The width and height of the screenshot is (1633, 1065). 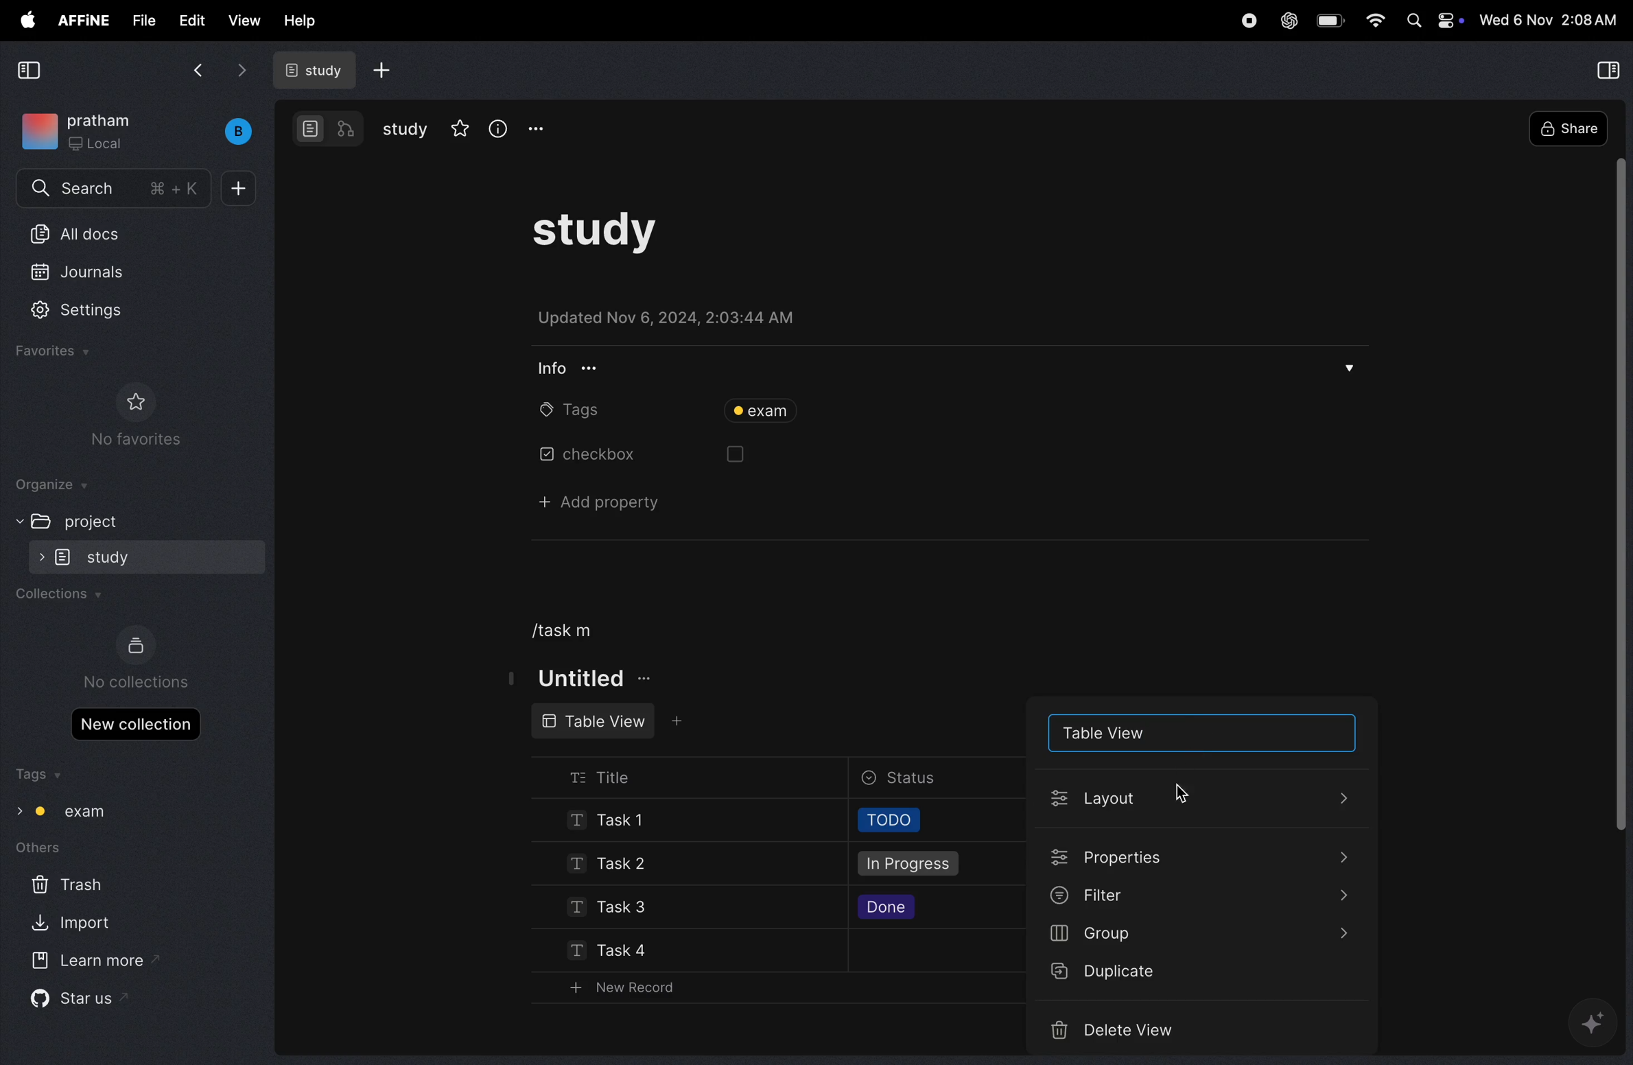 What do you see at coordinates (1245, 21) in the screenshot?
I see `record` at bounding box center [1245, 21].